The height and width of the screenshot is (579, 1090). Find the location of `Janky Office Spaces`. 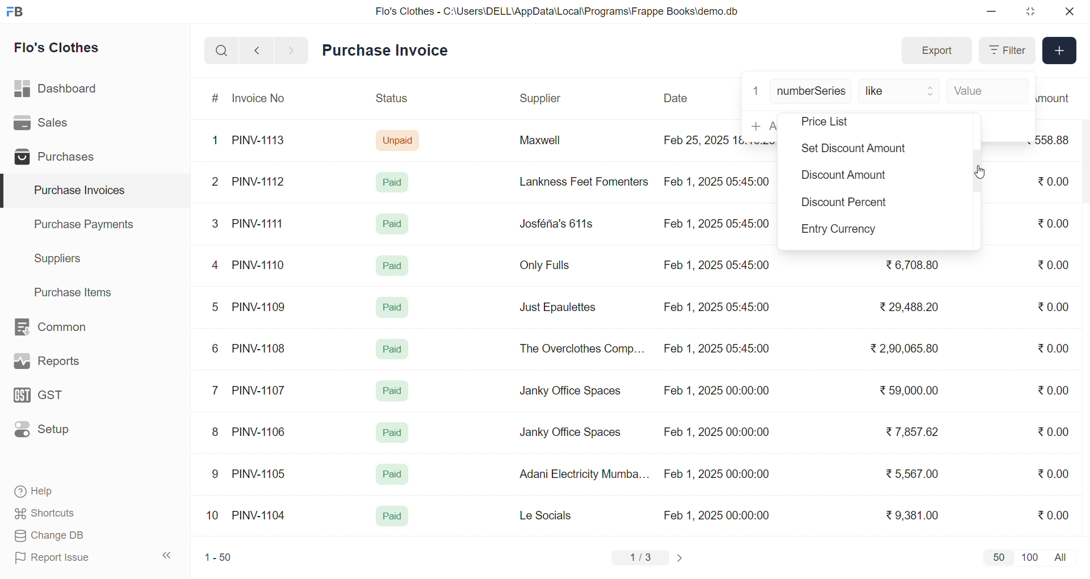

Janky Office Spaces is located at coordinates (571, 392).